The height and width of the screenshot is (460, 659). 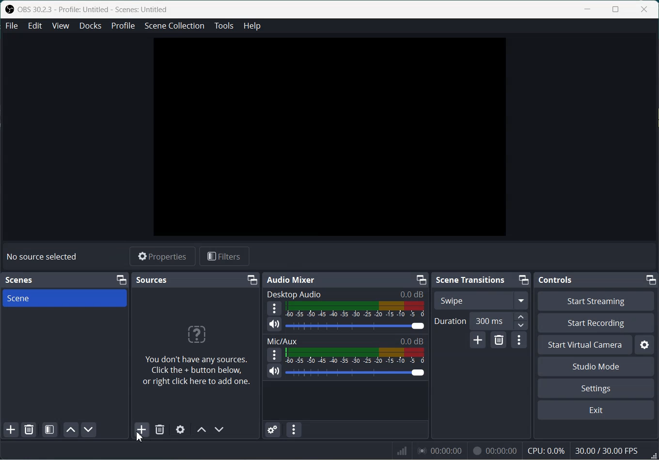 What do you see at coordinates (28, 430) in the screenshot?
I see `Remove selected Scene` at bounding box center [28, 430].